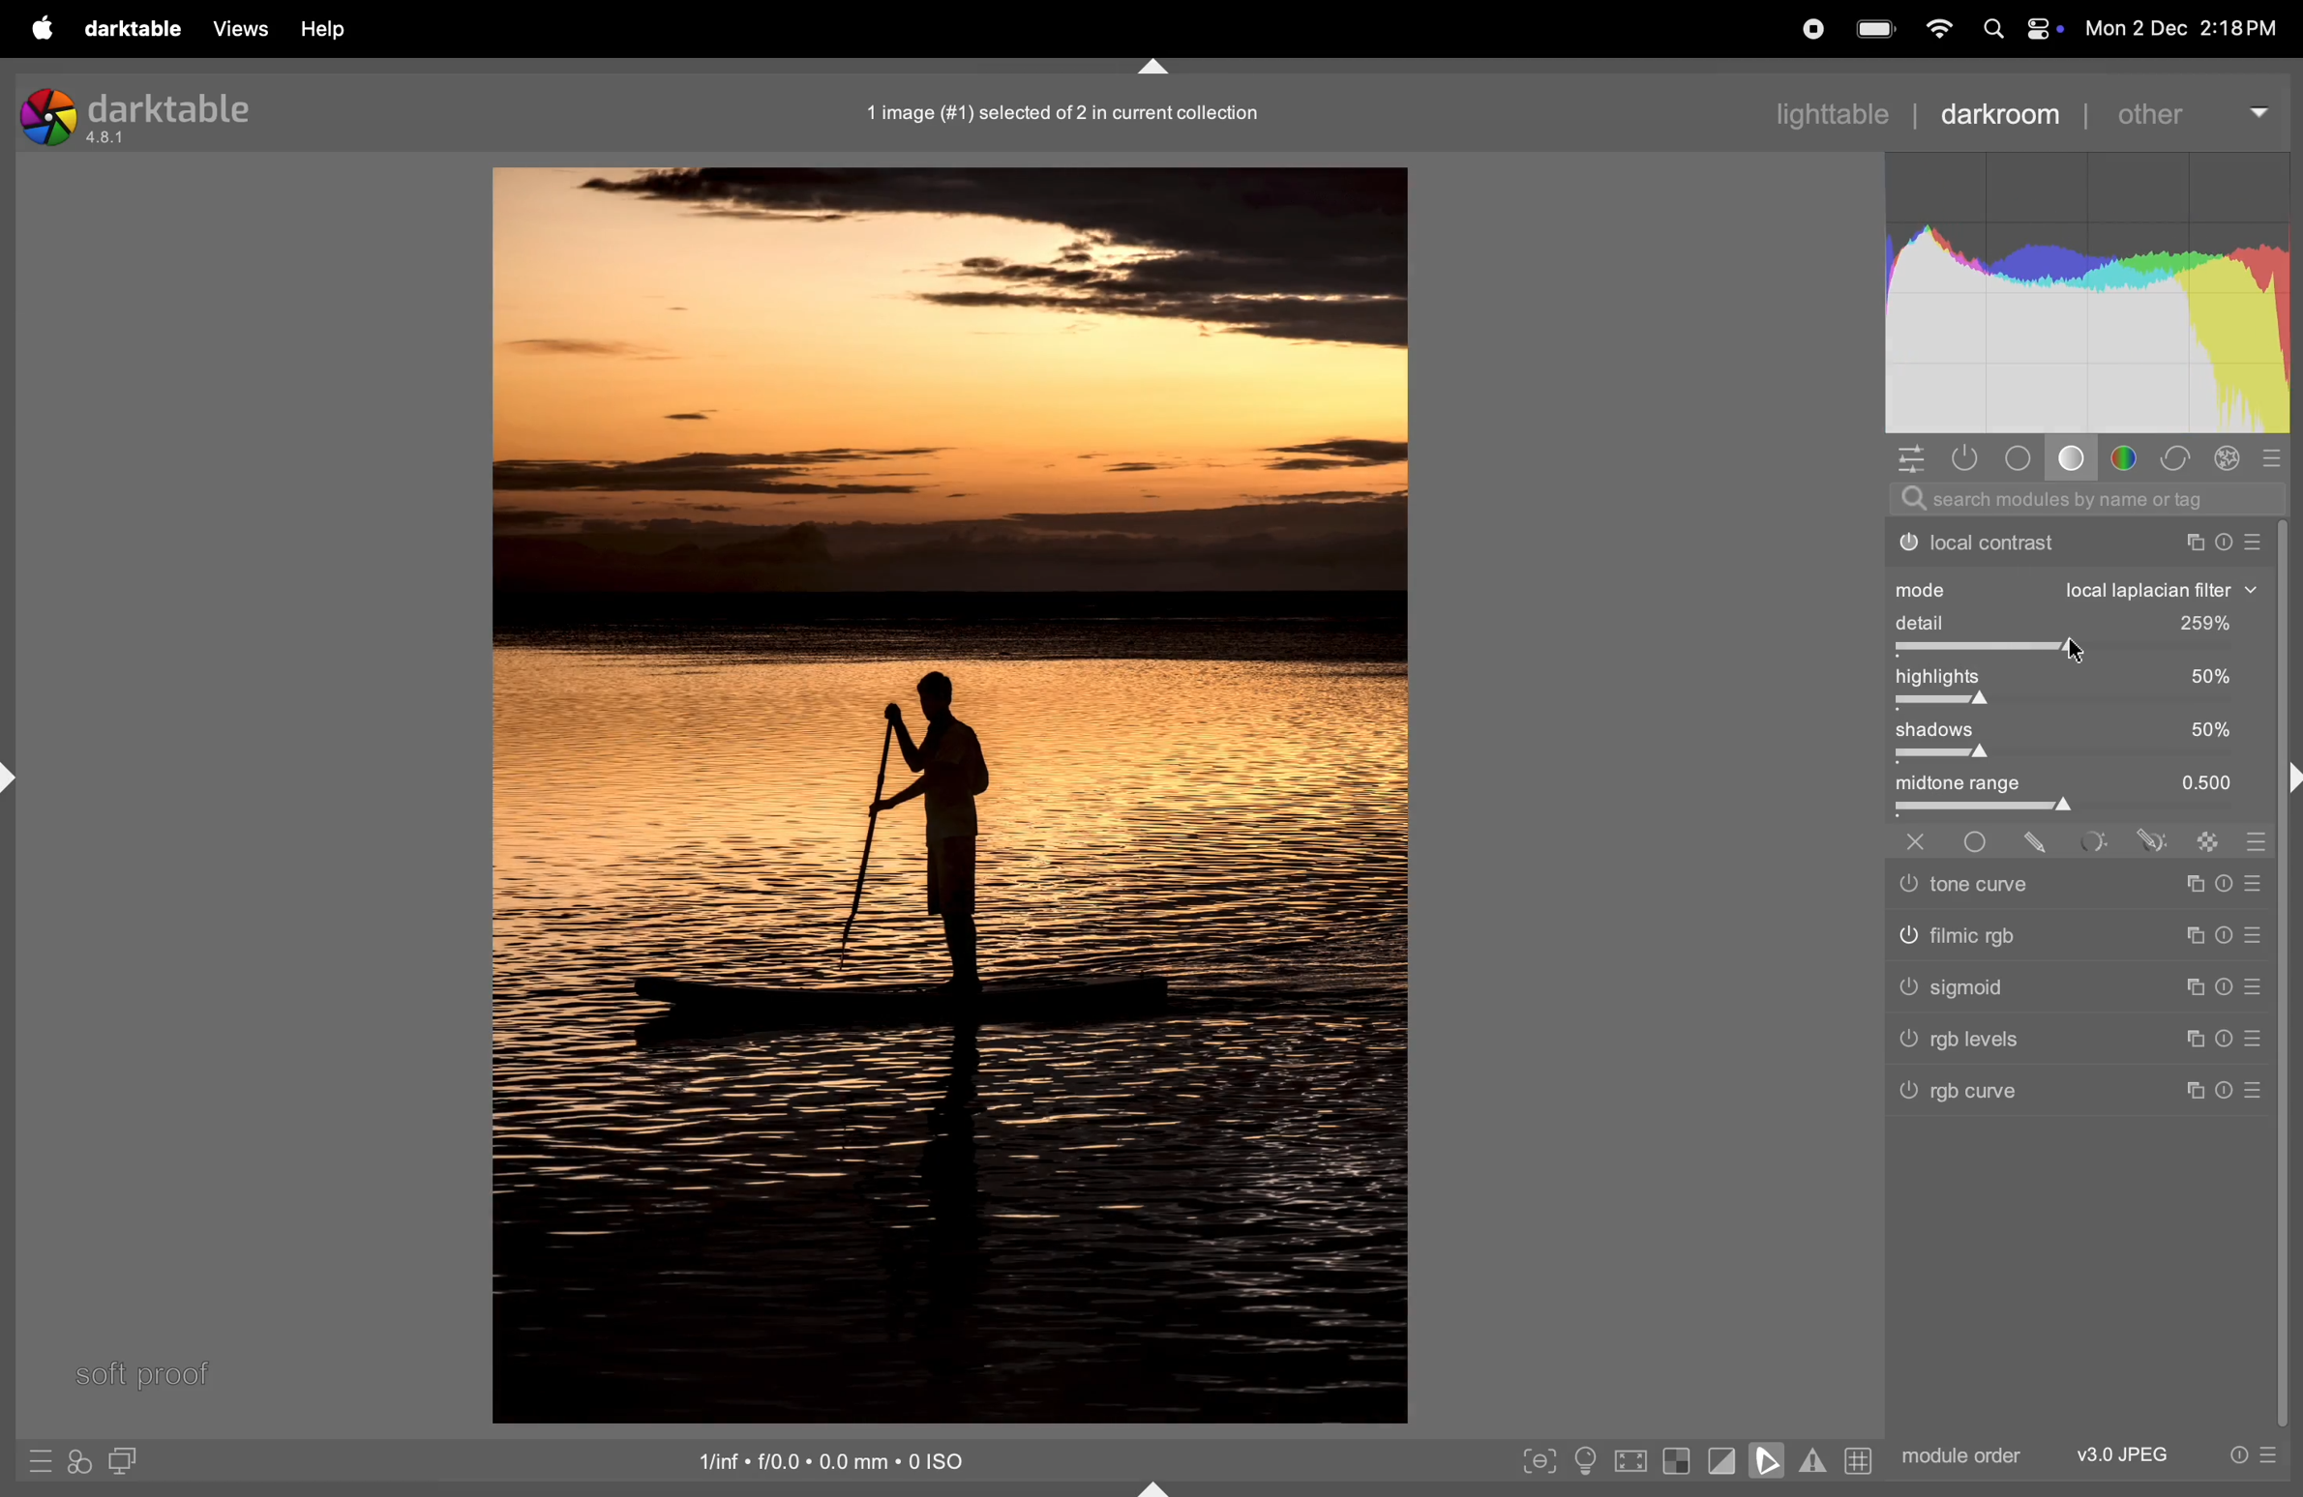  I want to click on toggle soft proofing, so click(1764, 1458).